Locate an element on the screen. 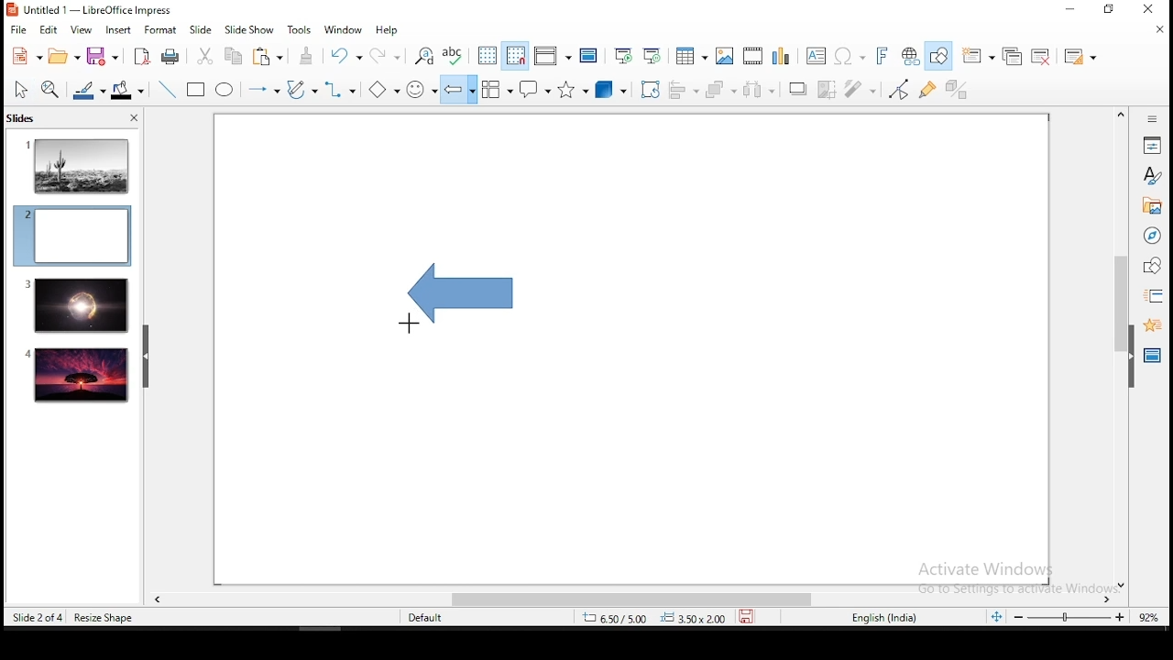  spell chech is located at coordinates (454, 54).